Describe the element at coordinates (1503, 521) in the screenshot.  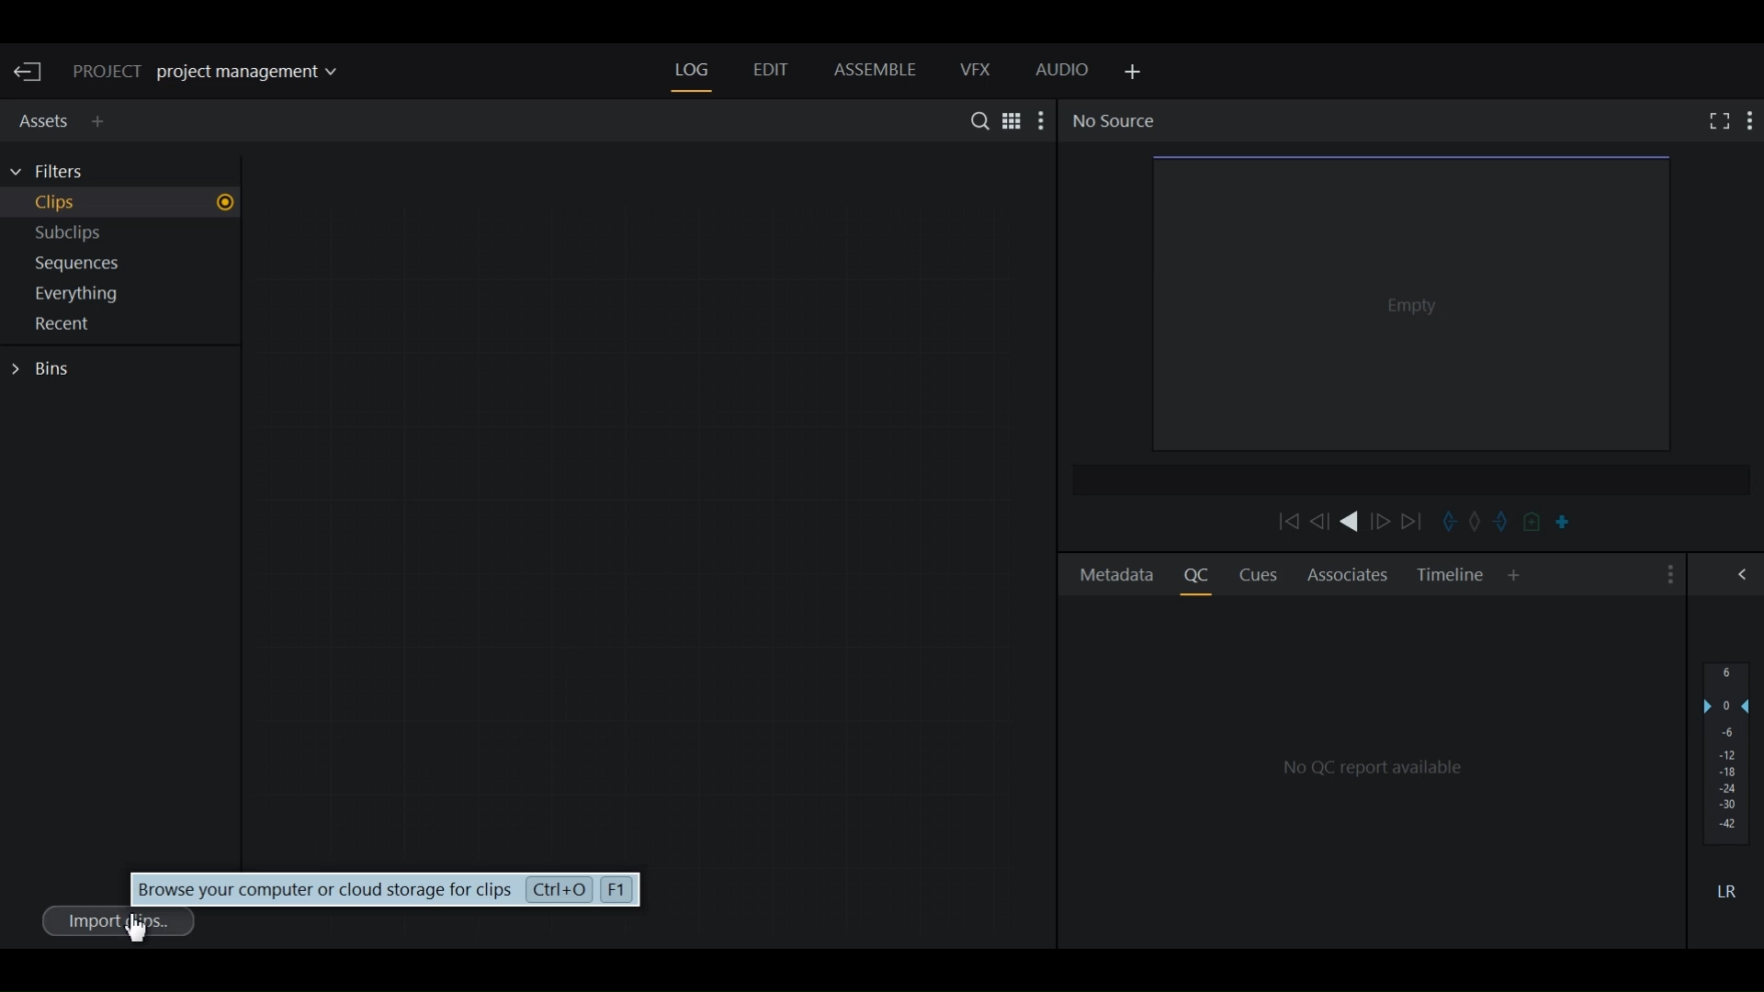
I see `Mark out` at that location.